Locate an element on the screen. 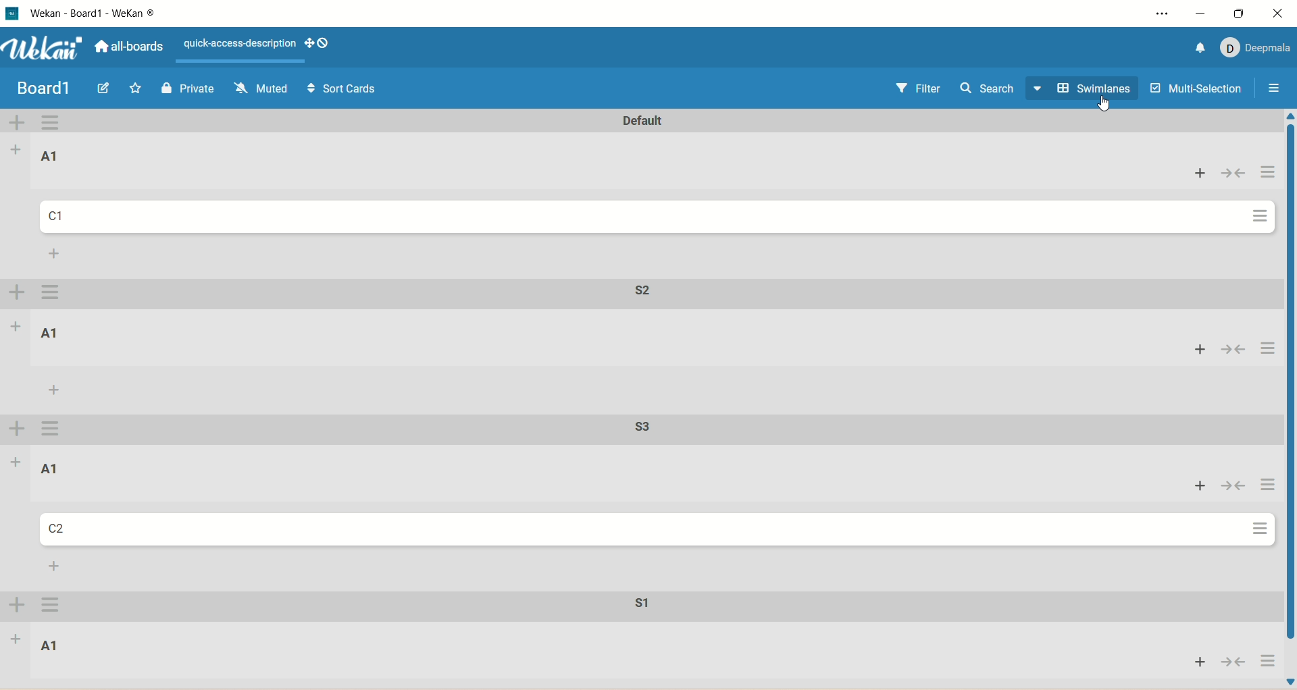  collapse is located at coordinates (1240, 178).